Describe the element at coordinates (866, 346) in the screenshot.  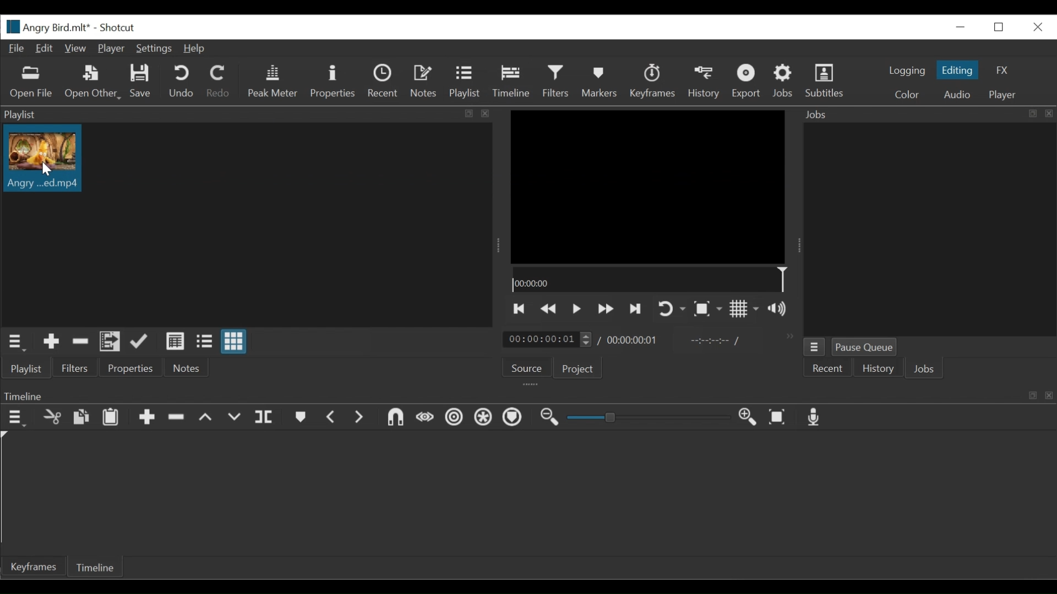
I see `Pause Queue` at that location.